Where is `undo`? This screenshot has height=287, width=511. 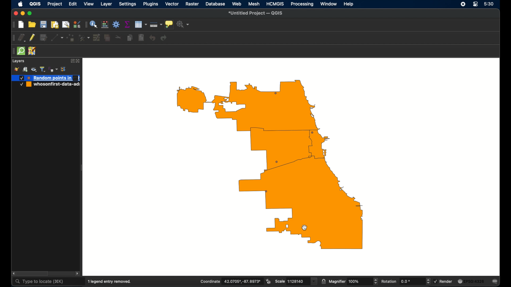 undo is located at coordinates (153, 38).